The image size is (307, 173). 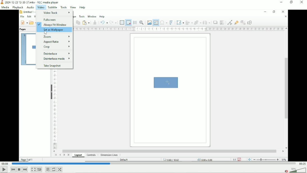 I want to click on Fullscreen, so click(x=49, y=19).